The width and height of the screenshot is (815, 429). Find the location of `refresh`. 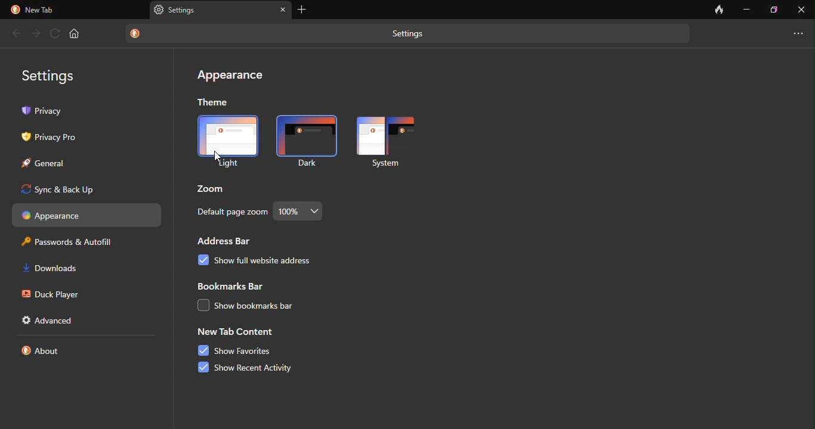

refresh is located at coordinates (54, 33).